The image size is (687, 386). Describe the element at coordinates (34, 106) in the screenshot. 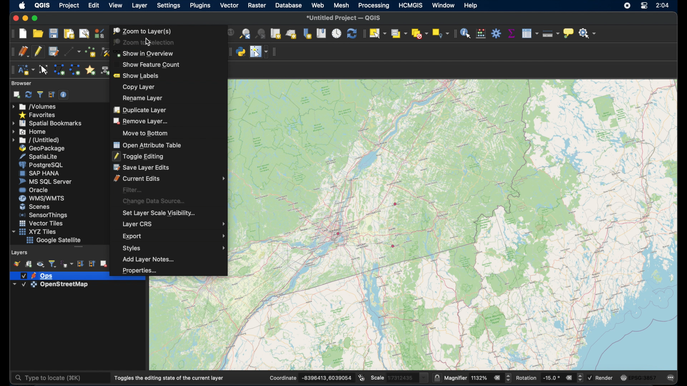

I see `volumes` at that location.